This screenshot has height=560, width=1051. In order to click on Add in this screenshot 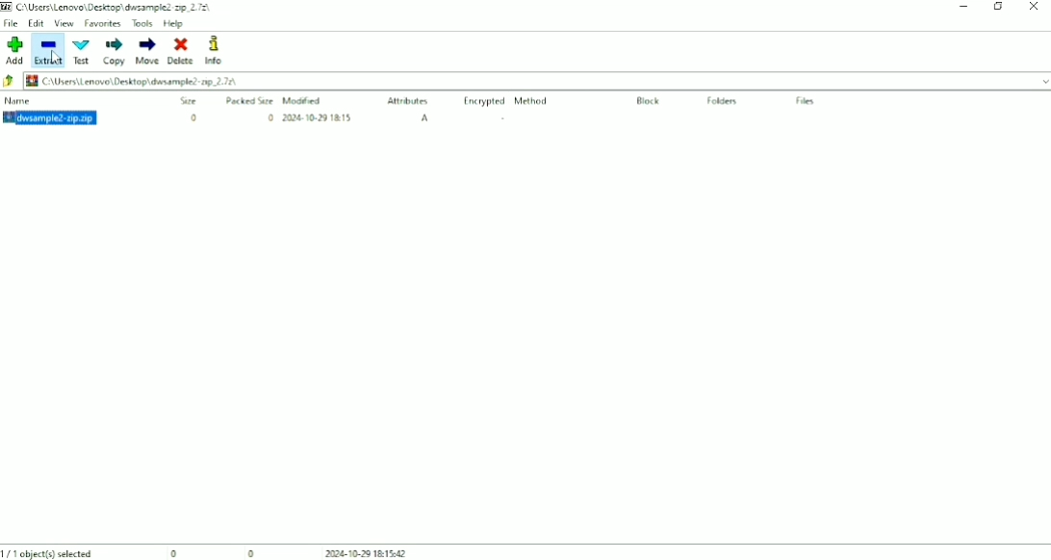, I will do `click(13, 50)`.